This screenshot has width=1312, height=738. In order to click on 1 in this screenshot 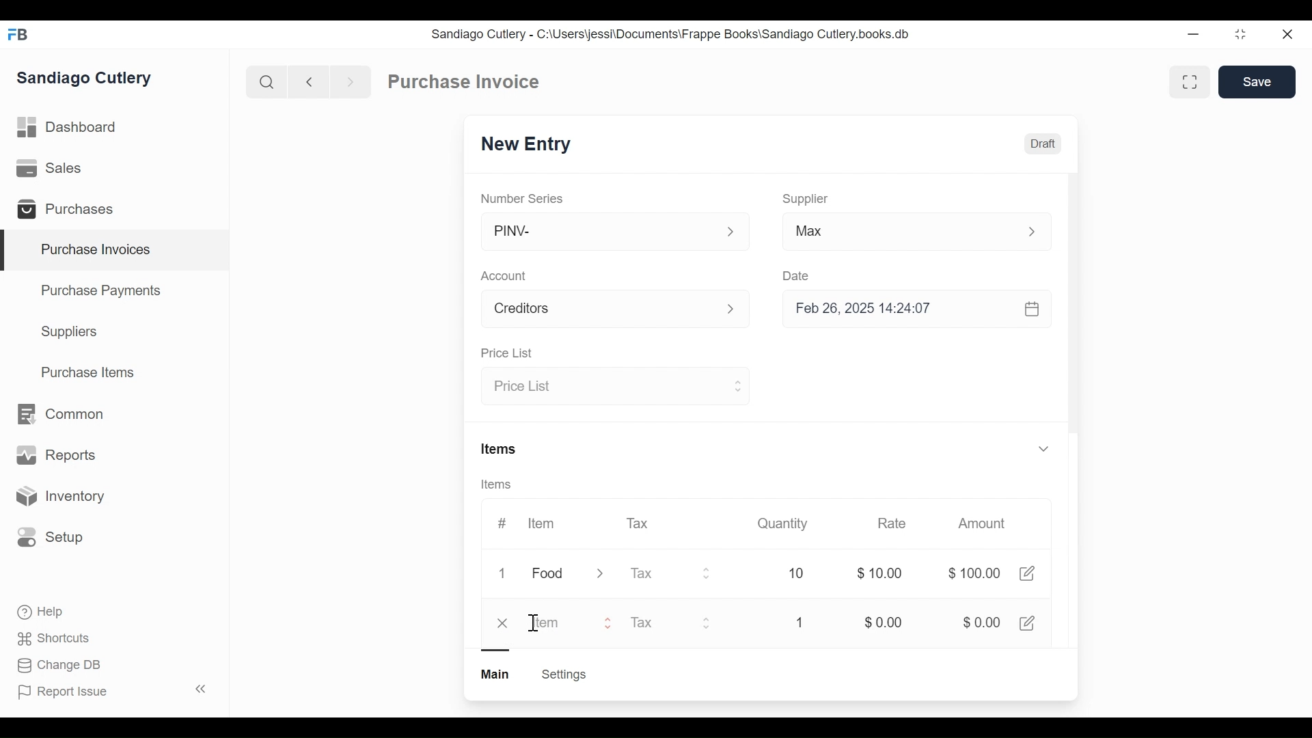, I will do `click(506, 574)`.